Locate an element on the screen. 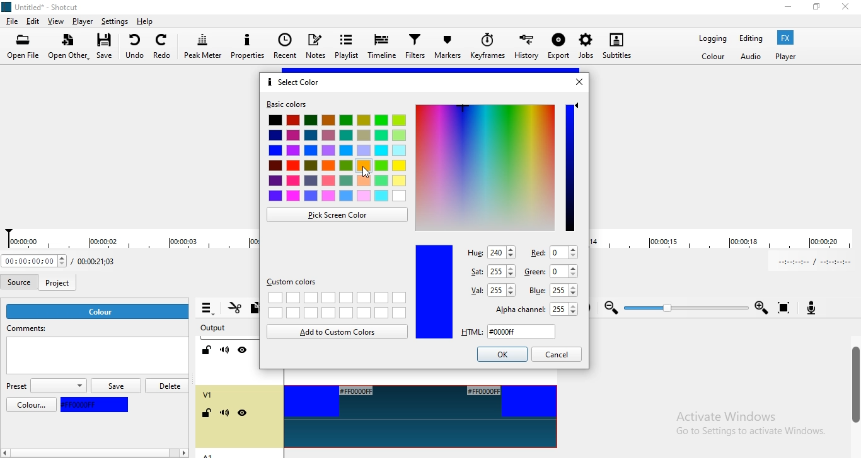 Image resolution: width=861 pixels, height=458 pixels. empty boxes is located at coordinates (337, 304).